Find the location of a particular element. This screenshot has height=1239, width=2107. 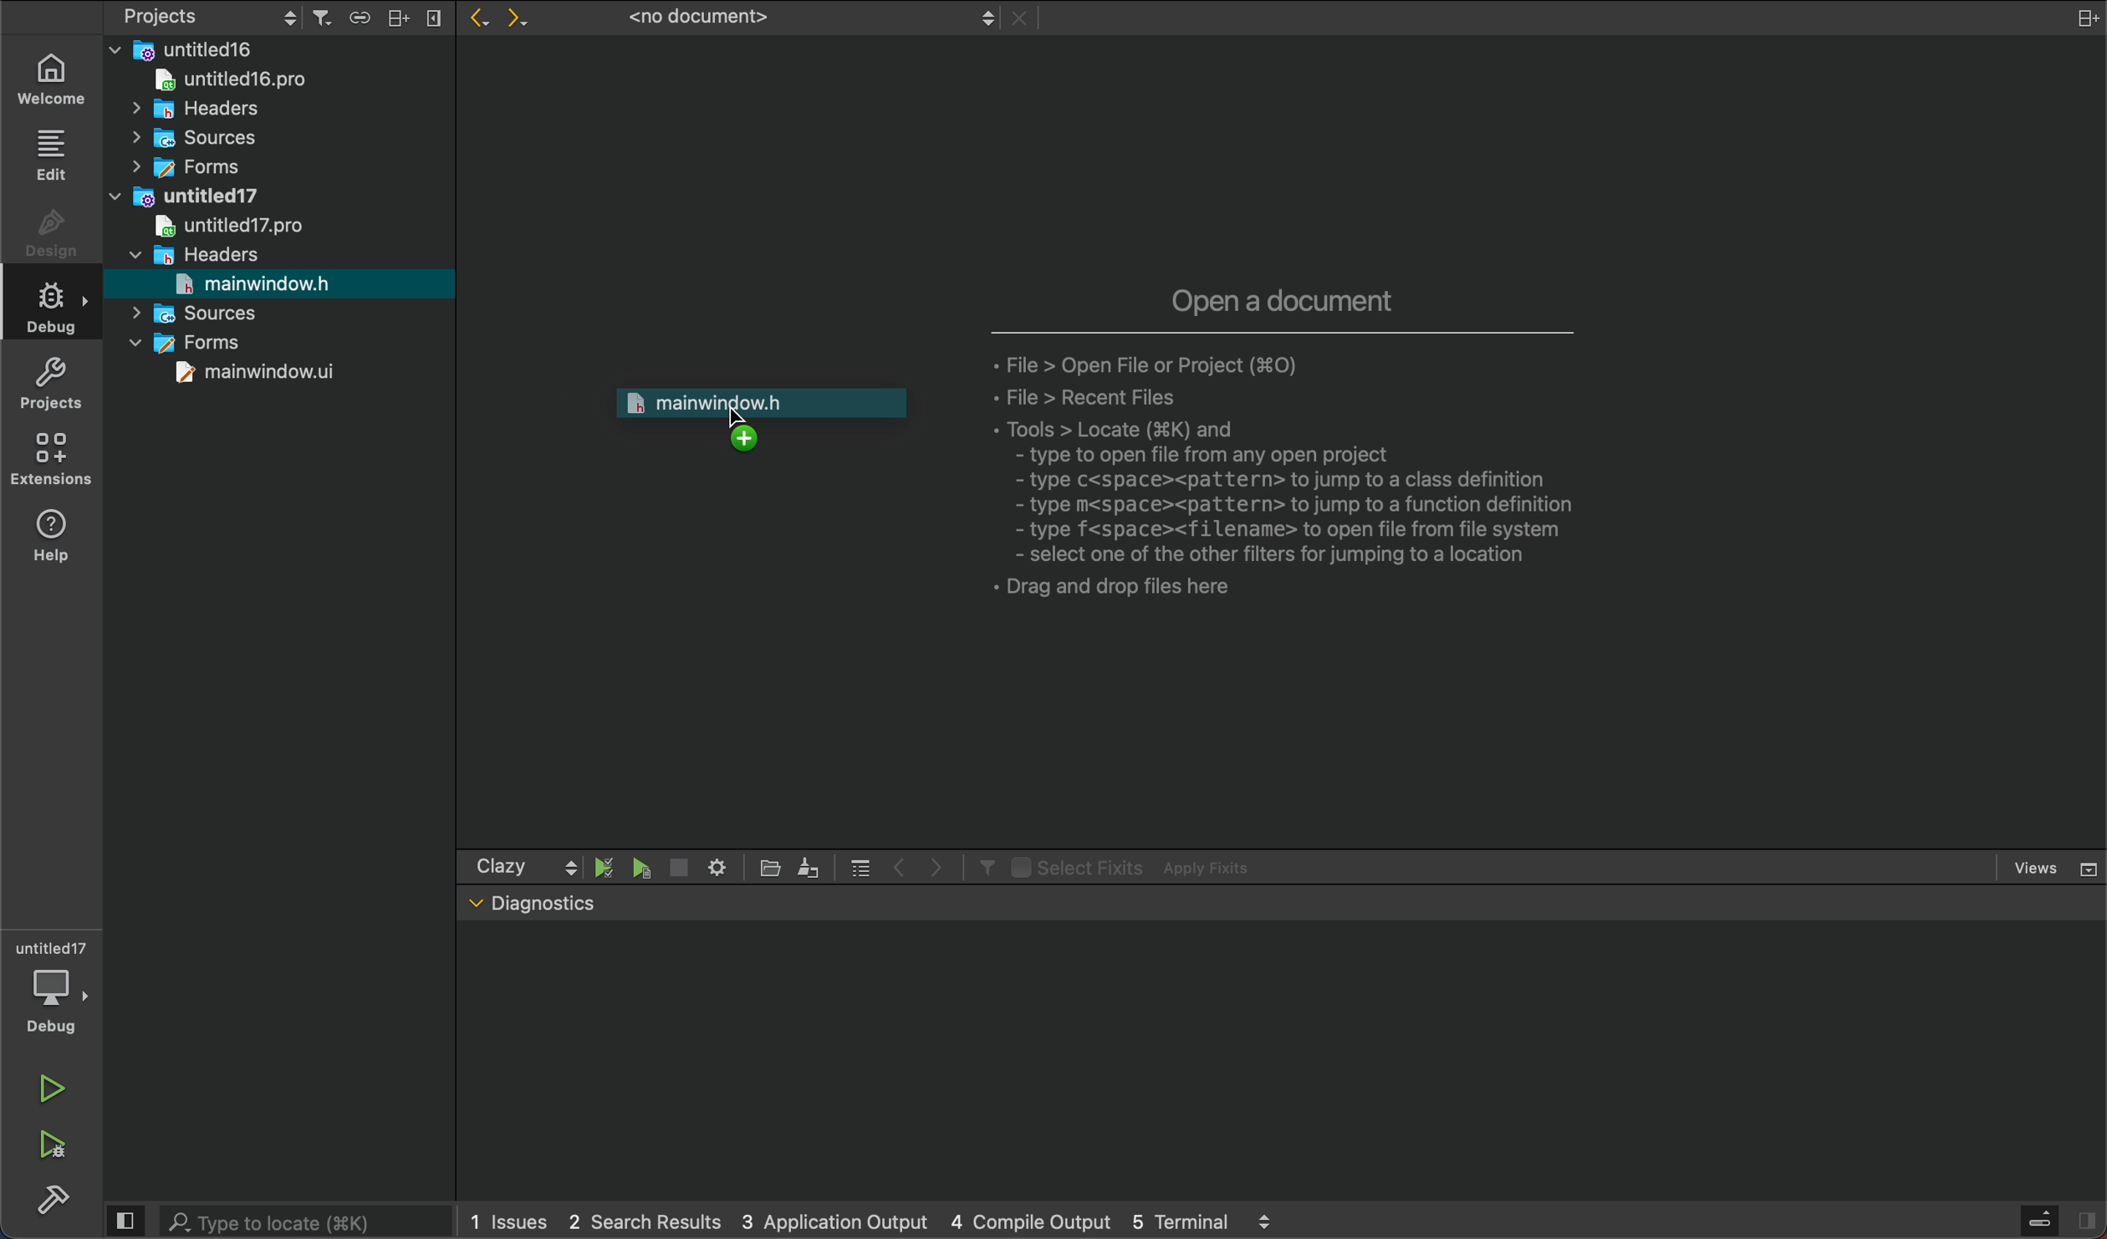

5 Terminal is located at coordinates (1180, 1219).